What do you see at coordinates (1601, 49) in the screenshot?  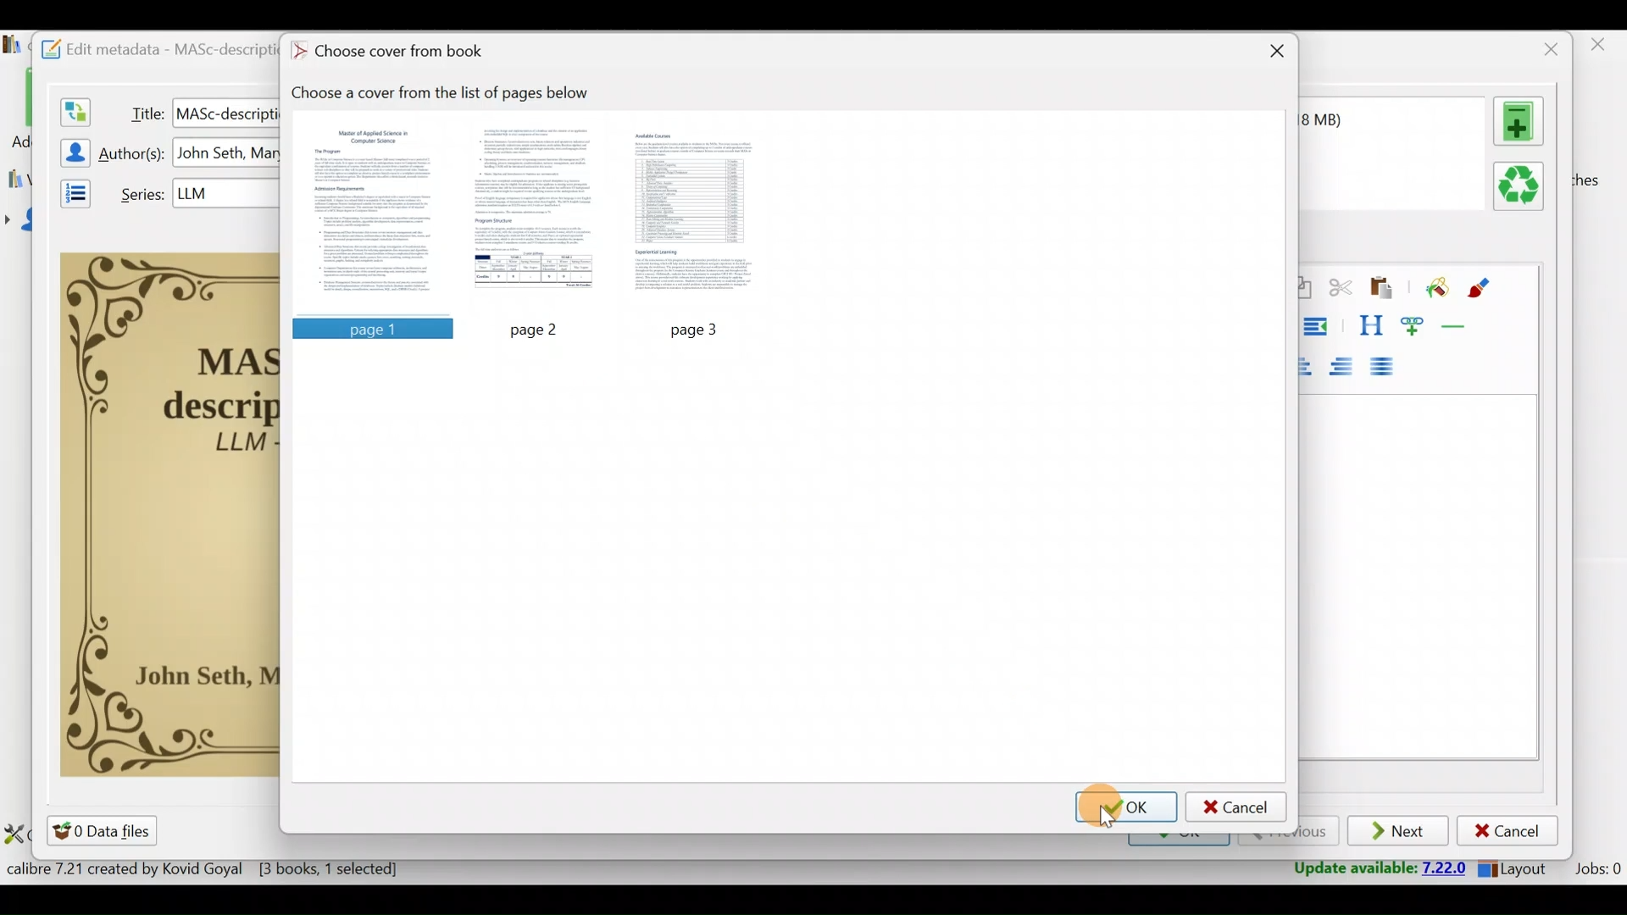 I see ` Close` at bounding box center [1601, 49].